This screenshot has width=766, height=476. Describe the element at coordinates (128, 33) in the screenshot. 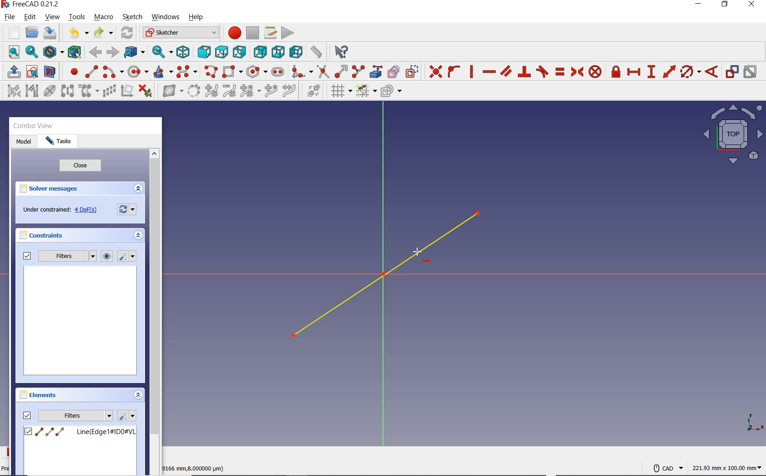

I see `REFRESH` at that location.